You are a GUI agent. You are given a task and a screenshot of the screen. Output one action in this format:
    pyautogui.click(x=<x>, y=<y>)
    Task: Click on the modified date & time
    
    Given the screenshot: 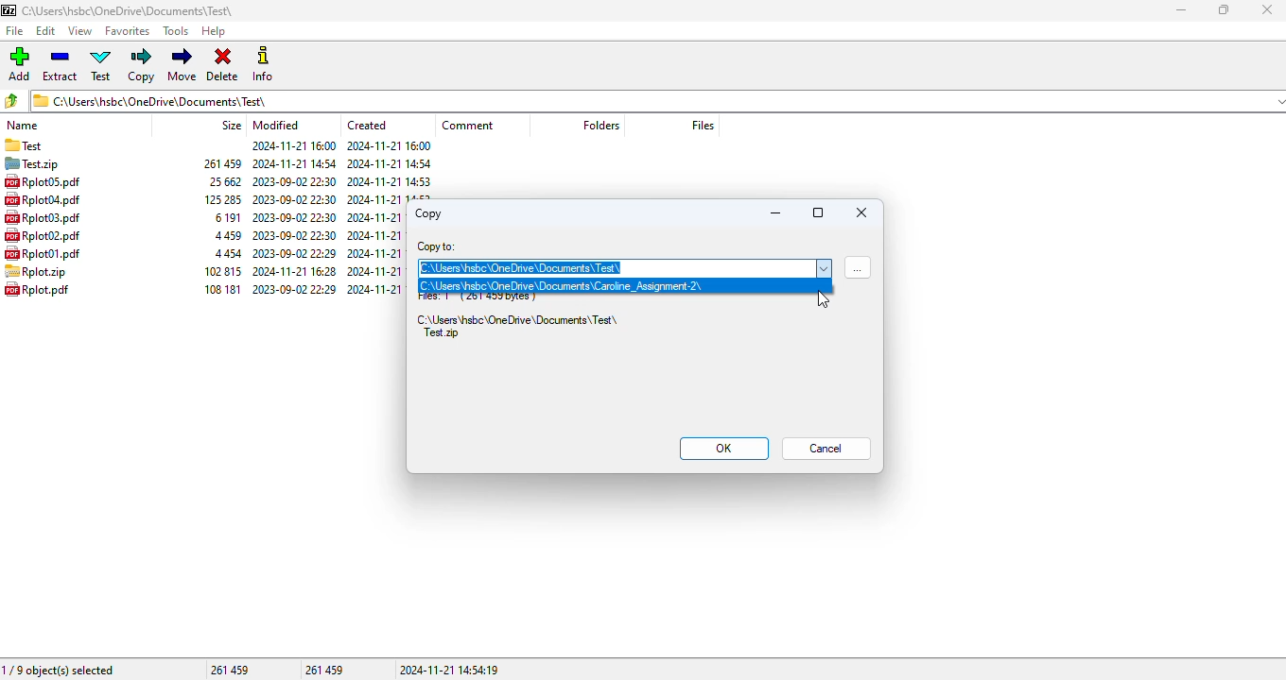 What is the action you would take?
    pyautogui.click(x=295, y=234)
    